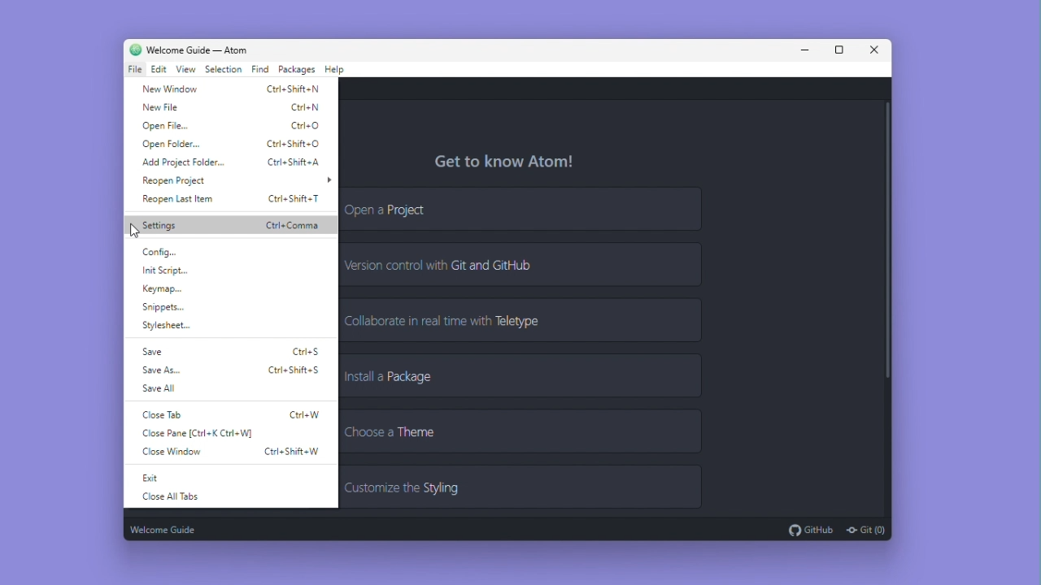 The image size is (1041, 585). Describe the element at coordinates (229, 200) in the screenshot. I see `Reopen last item Ctrl+Shift+T` at that location.